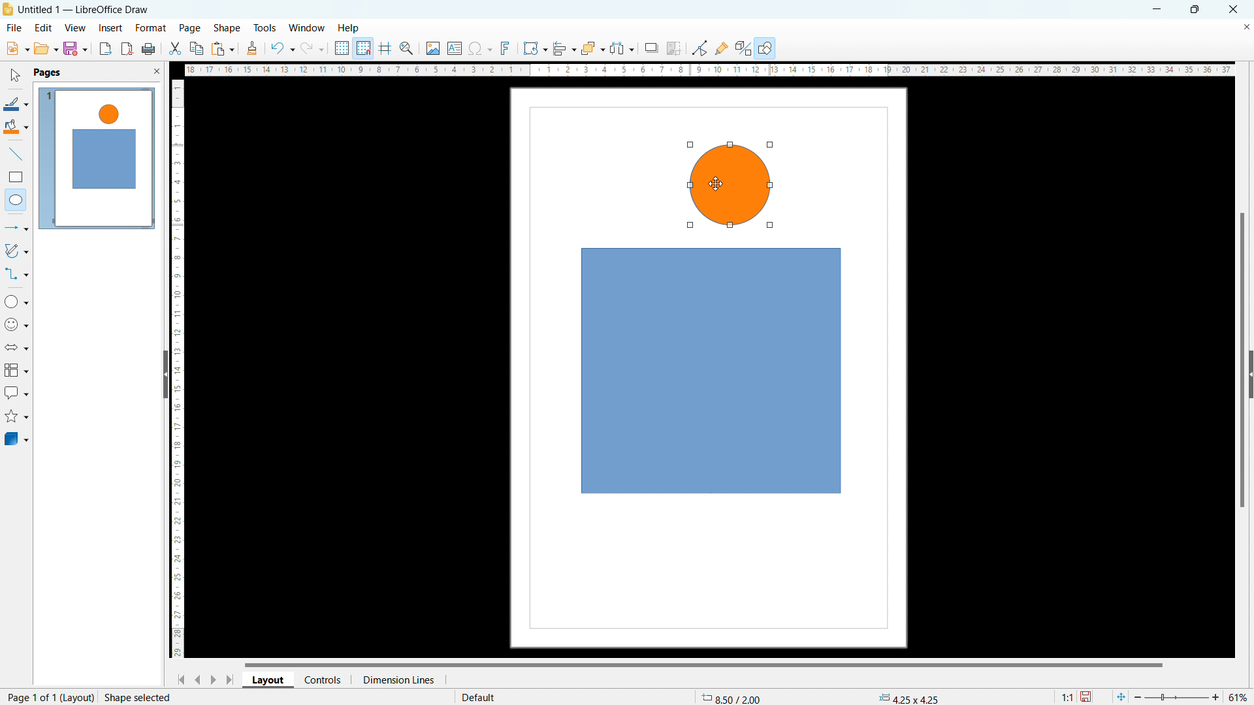  Describe the element at coordinates (477, 697) in the screenshot. I see `default` at that location.